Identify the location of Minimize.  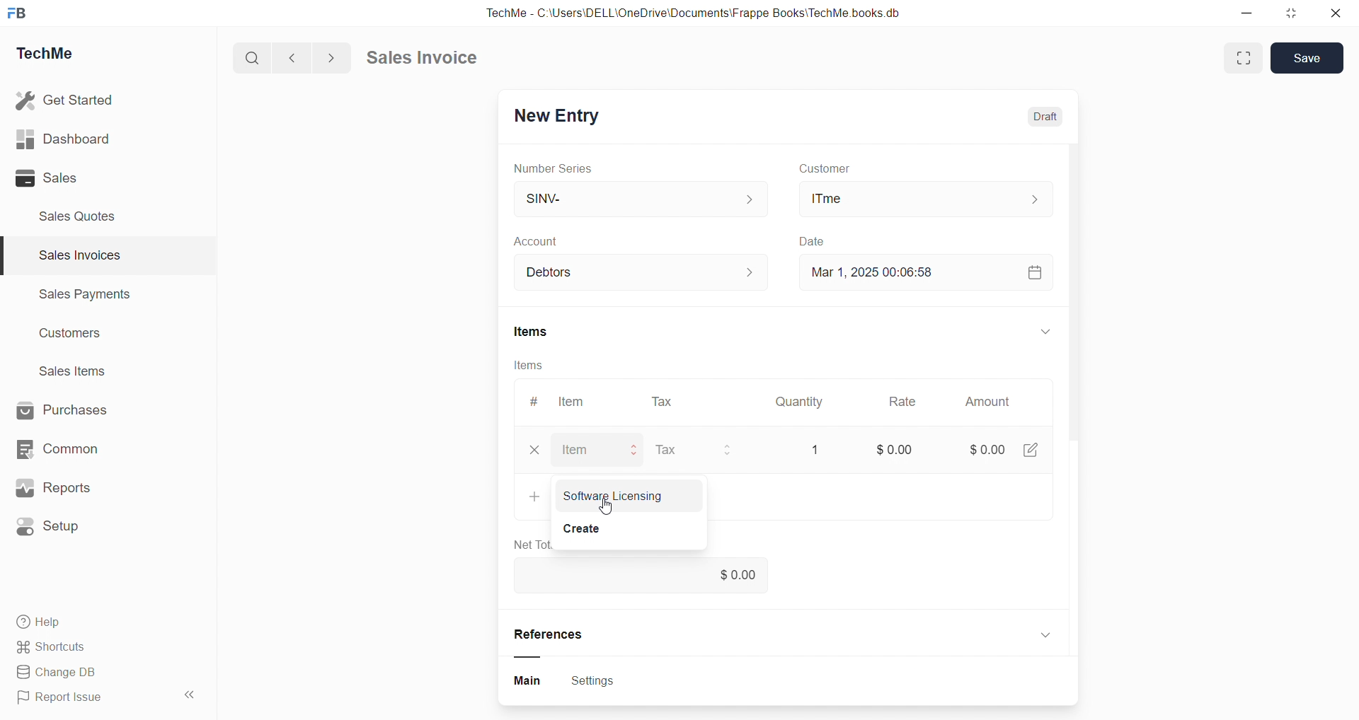
(1251, 14).